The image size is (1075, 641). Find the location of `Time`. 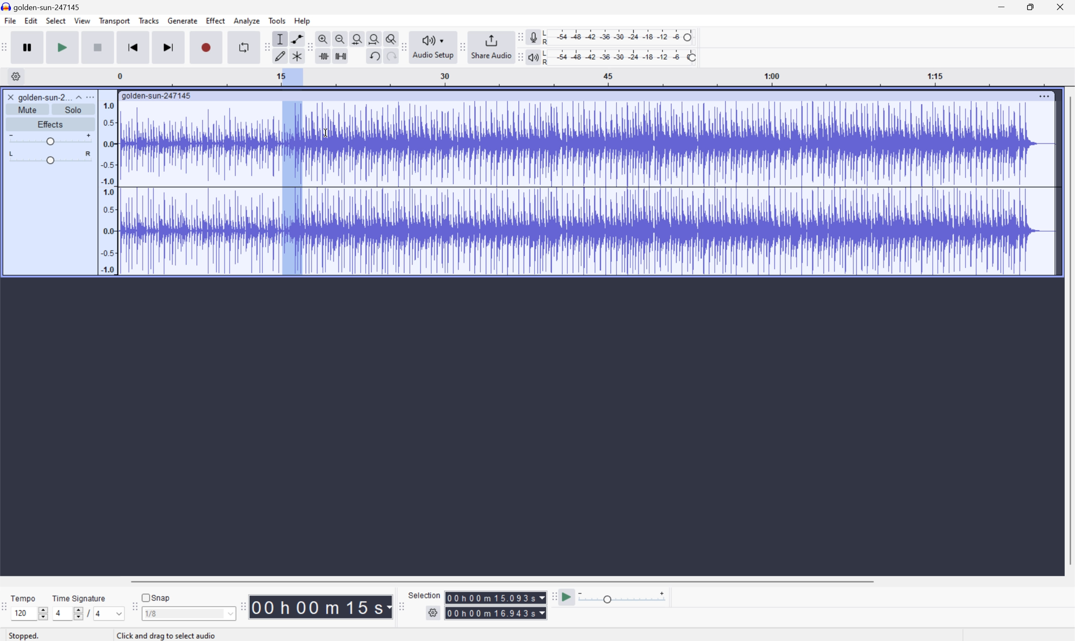

Time is located at coordinates (321, 606).